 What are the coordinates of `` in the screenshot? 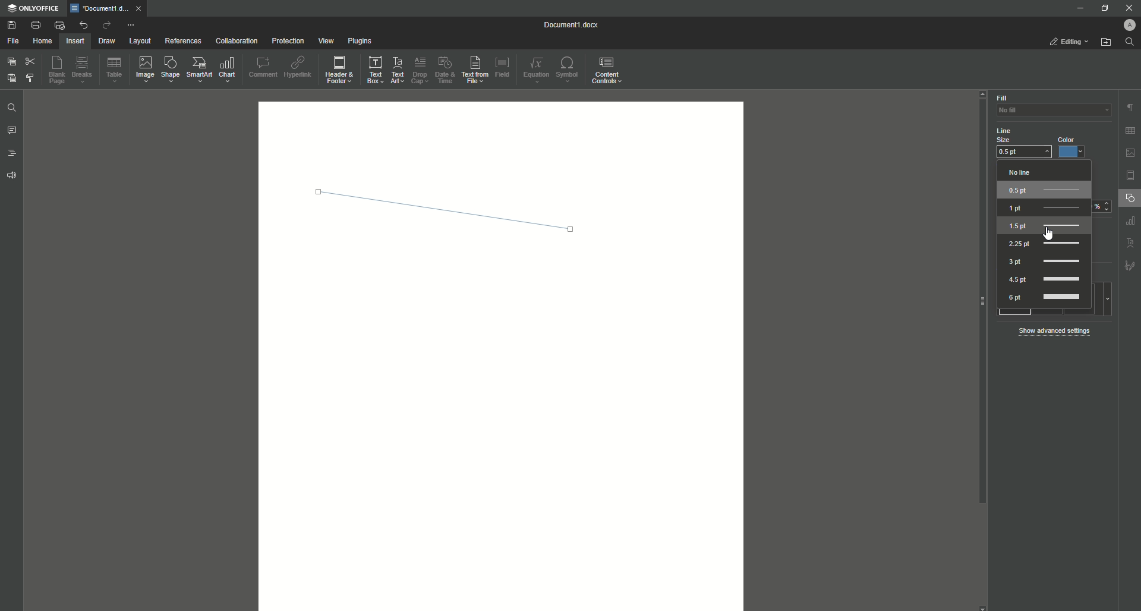 It's located at (1130, 267).